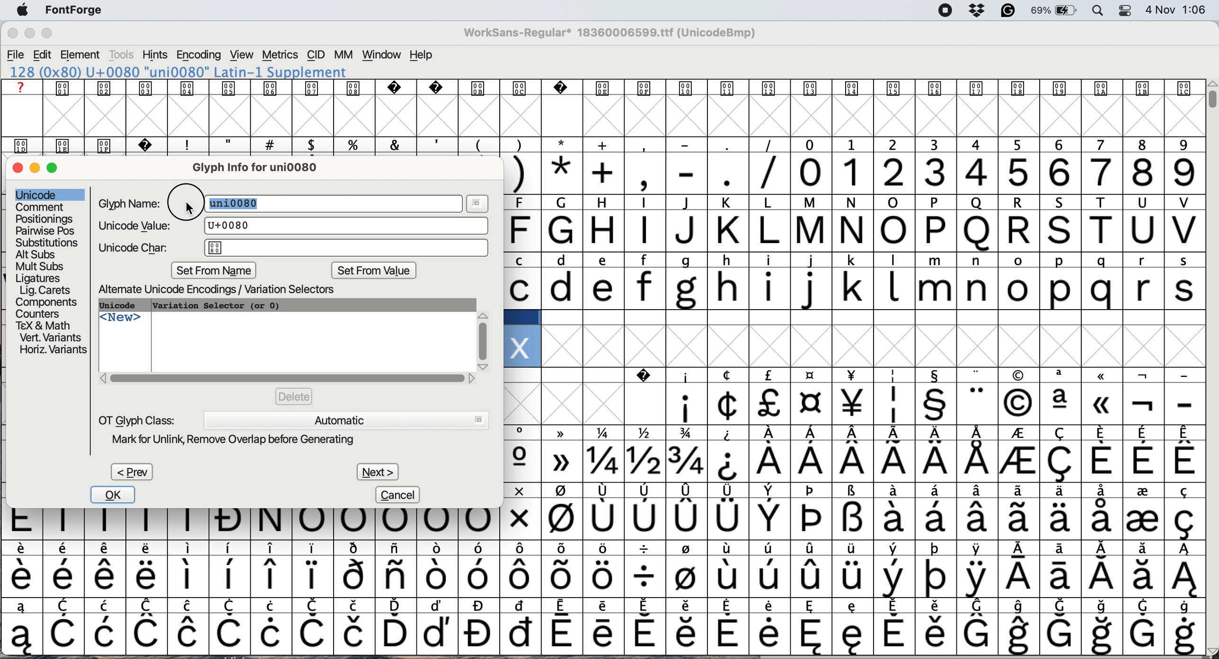 Image resolution: width=1219 pixels, height=659 pixels. I want to click on 120 (0x78) U+0078 "x" LATIN SMALL LETTER X, so click(178, 72).